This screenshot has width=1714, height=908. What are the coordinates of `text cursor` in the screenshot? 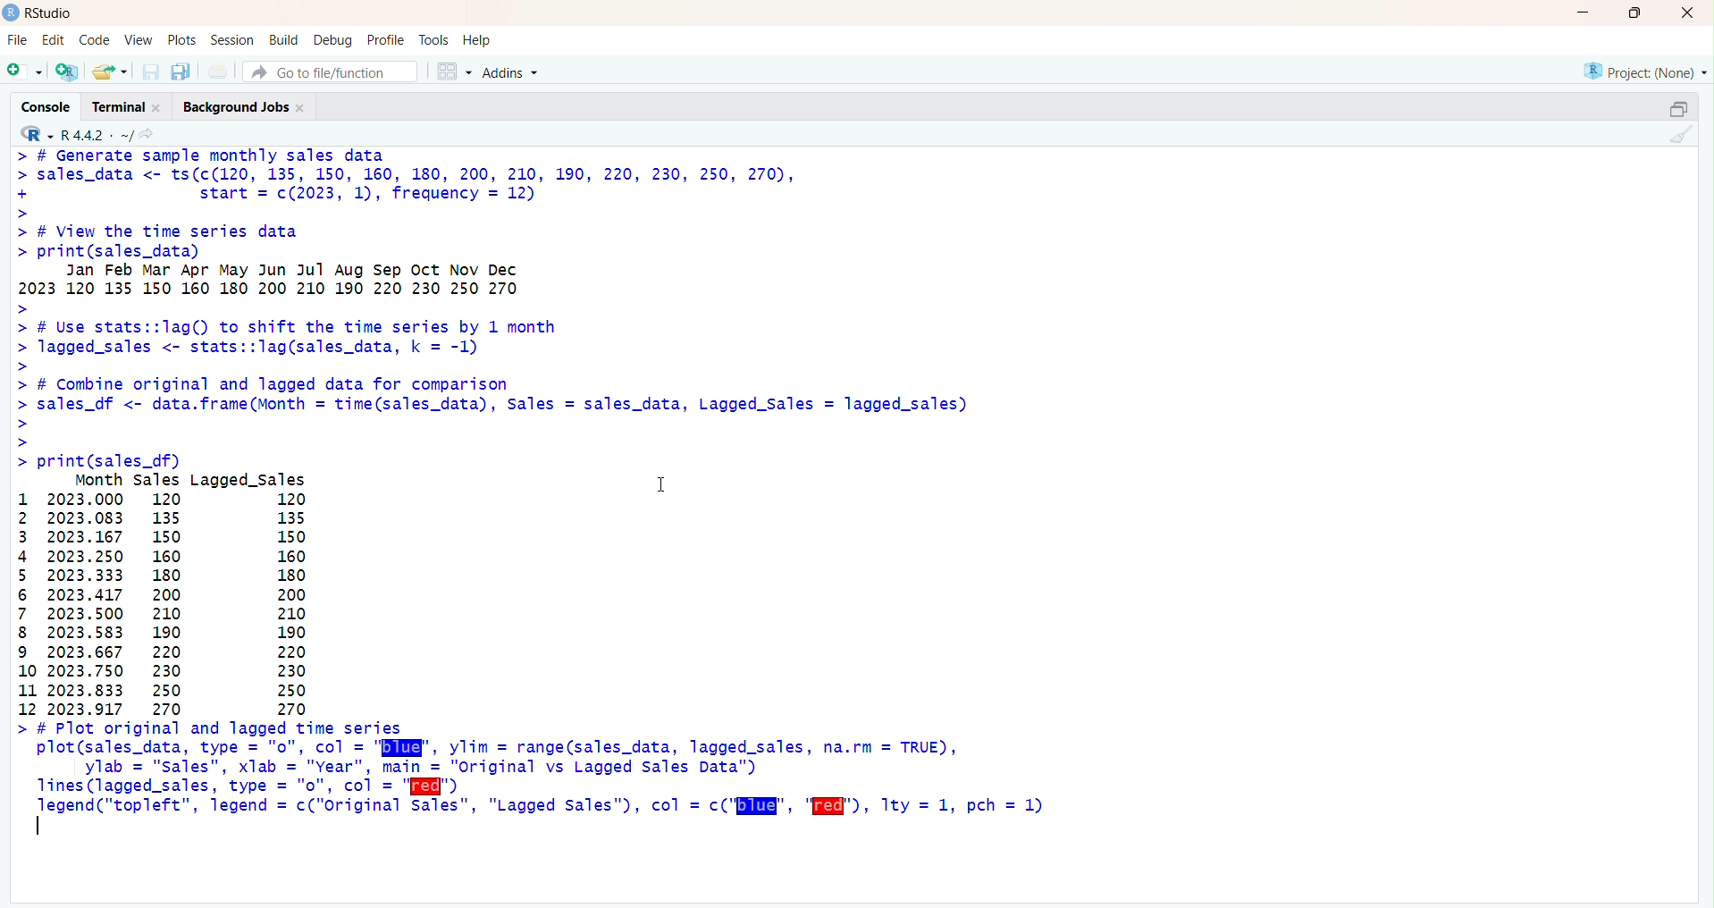 It's located at (39, 826).